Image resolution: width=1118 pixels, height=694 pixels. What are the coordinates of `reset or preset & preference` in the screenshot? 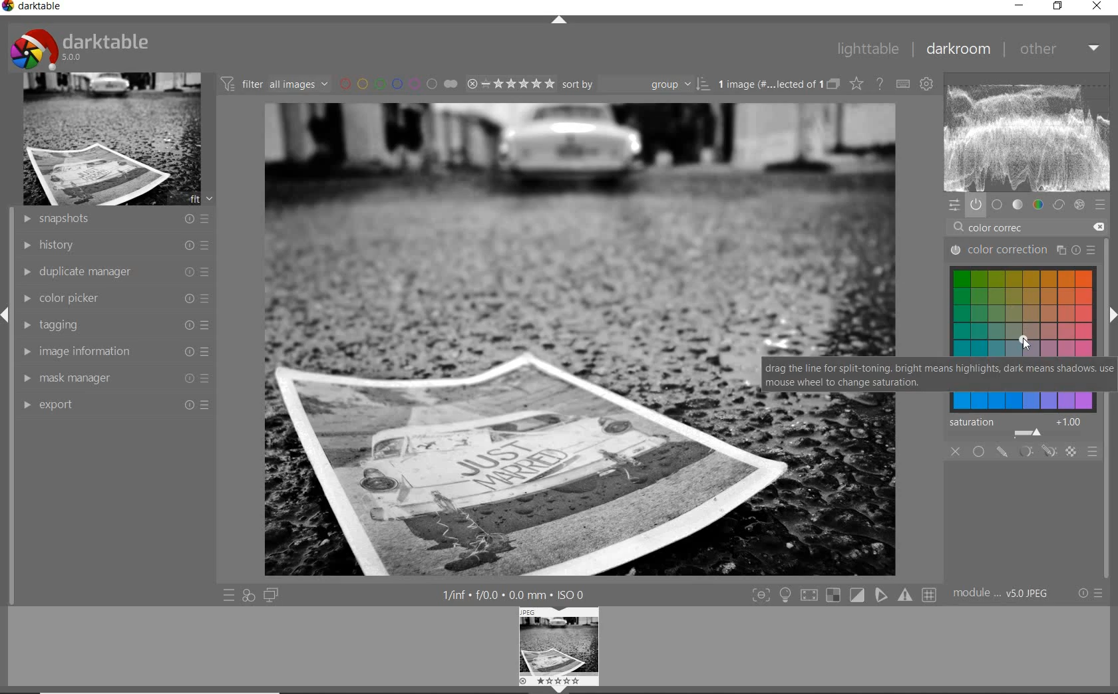 It's located at (1087, 595).